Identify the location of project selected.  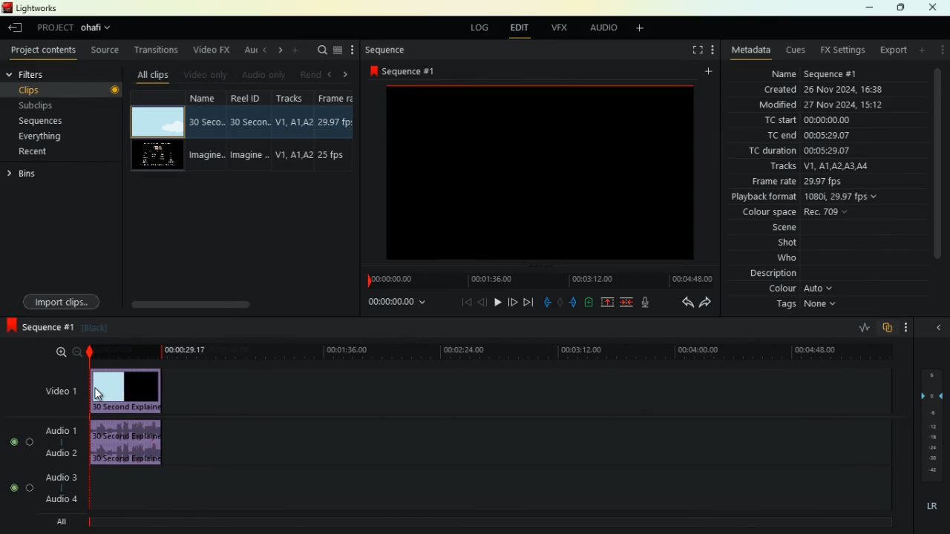
(76, 27).